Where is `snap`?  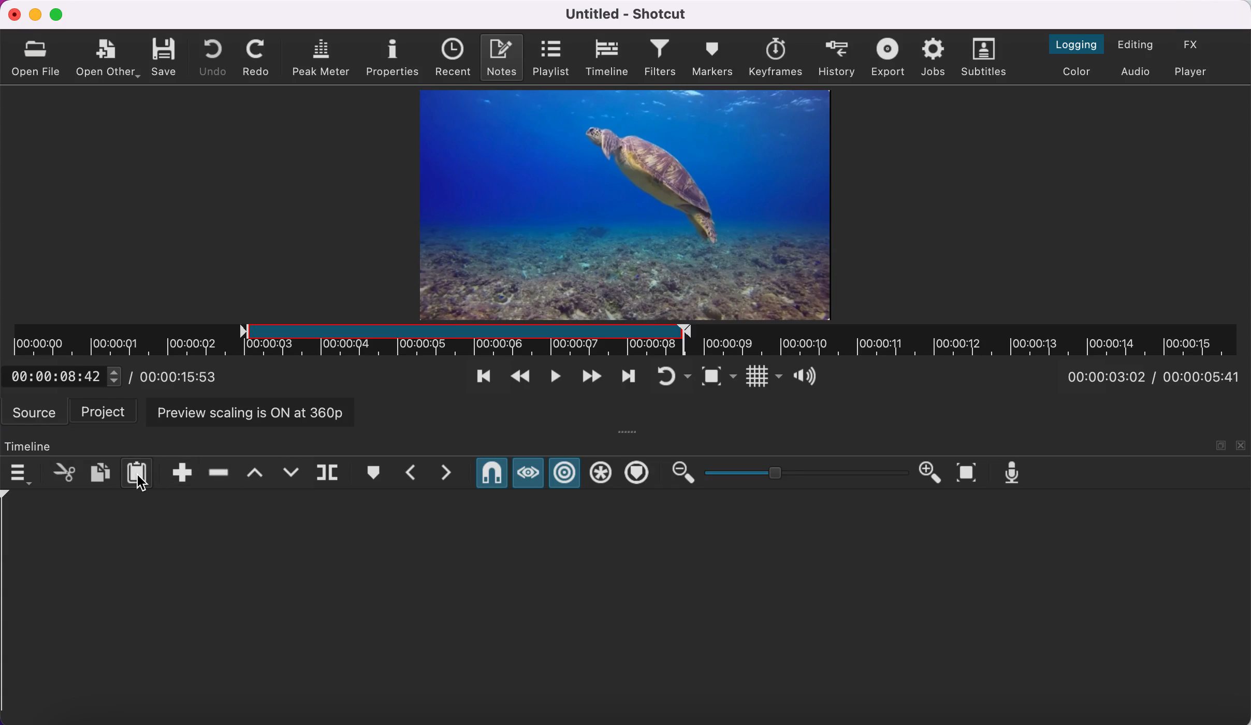 snap is located at coordinates (490, 473).